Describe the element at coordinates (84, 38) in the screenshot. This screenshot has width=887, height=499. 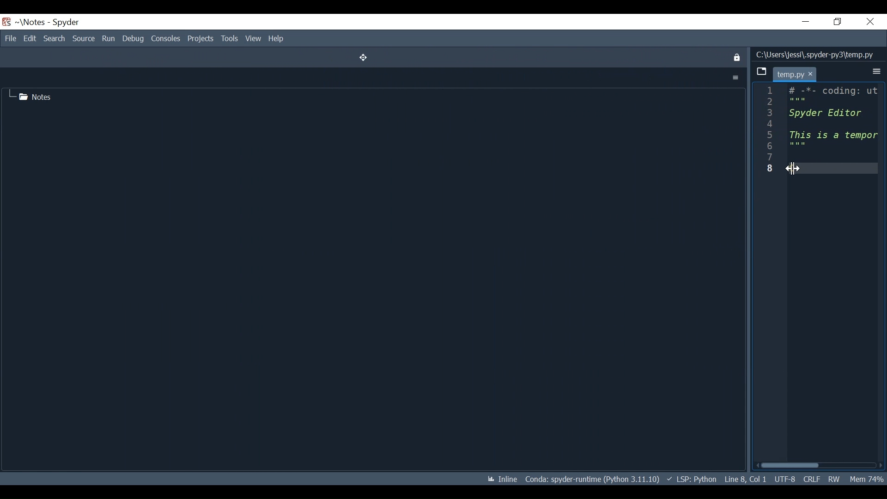
I see `Source` at that location.